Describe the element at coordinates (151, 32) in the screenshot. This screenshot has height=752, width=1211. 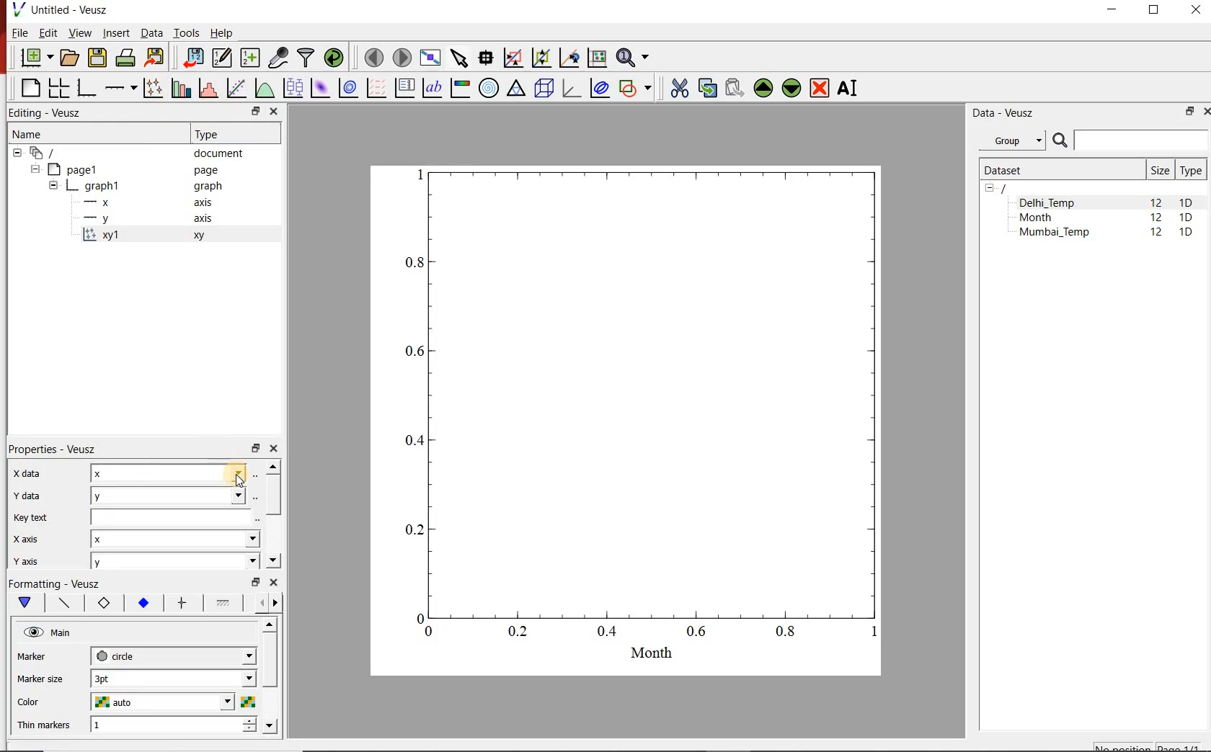
I see `Data` at that location.